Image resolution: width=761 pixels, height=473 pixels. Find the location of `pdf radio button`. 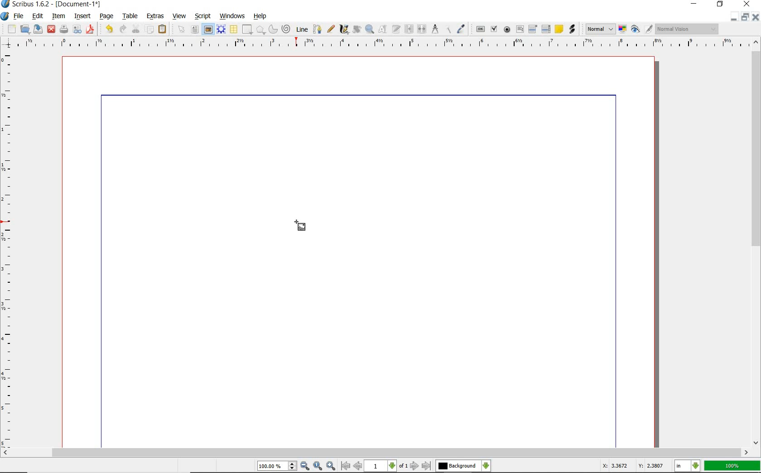

pdf radio button is located at coordinates (507, 30).